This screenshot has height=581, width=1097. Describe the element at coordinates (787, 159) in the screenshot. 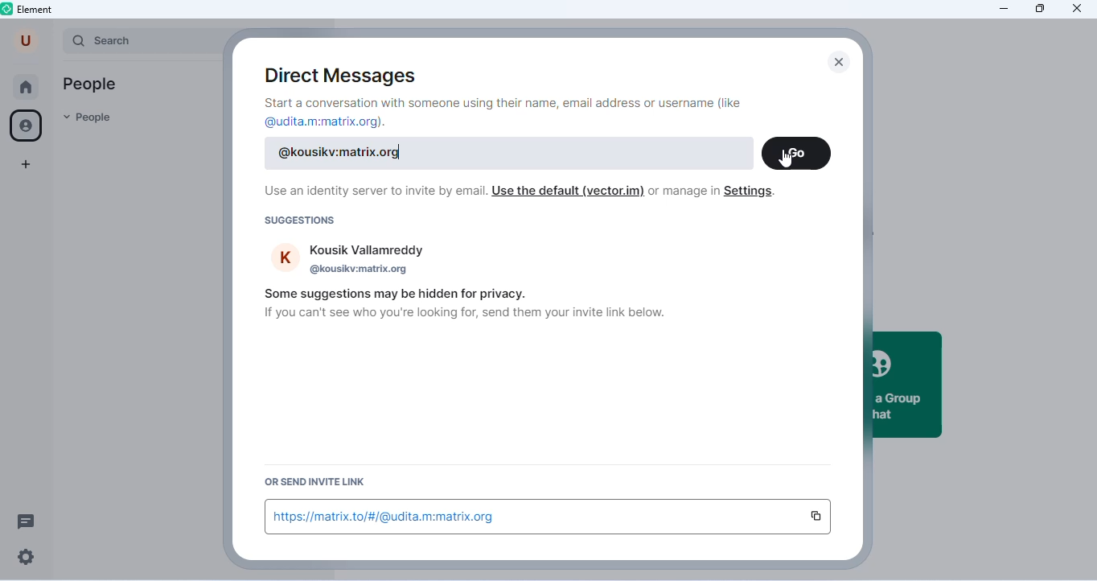

I see `cursor ` at that location.